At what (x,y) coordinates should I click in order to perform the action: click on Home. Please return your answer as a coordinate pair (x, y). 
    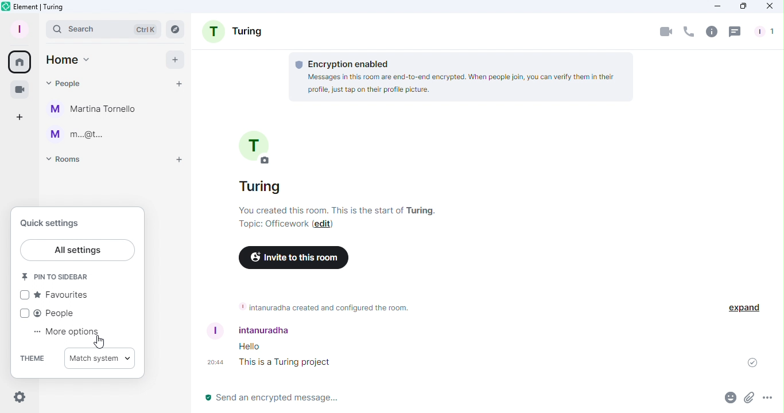
    Looking at the image, I should click on (69, 60).